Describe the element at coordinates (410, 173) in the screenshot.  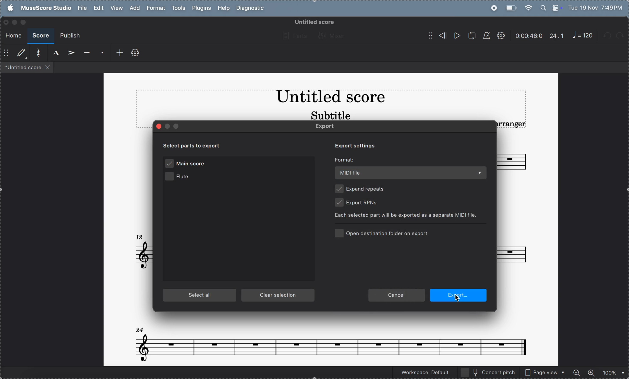
I see `MIDI file` at that location.